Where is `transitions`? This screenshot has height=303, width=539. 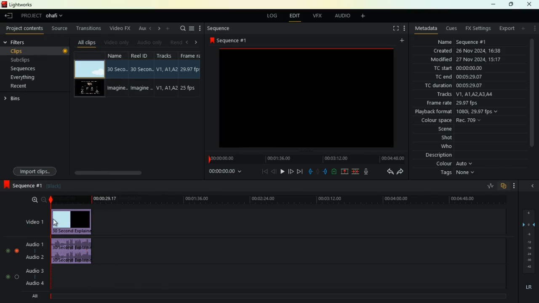
transitions is located at coordinates (90, 29).